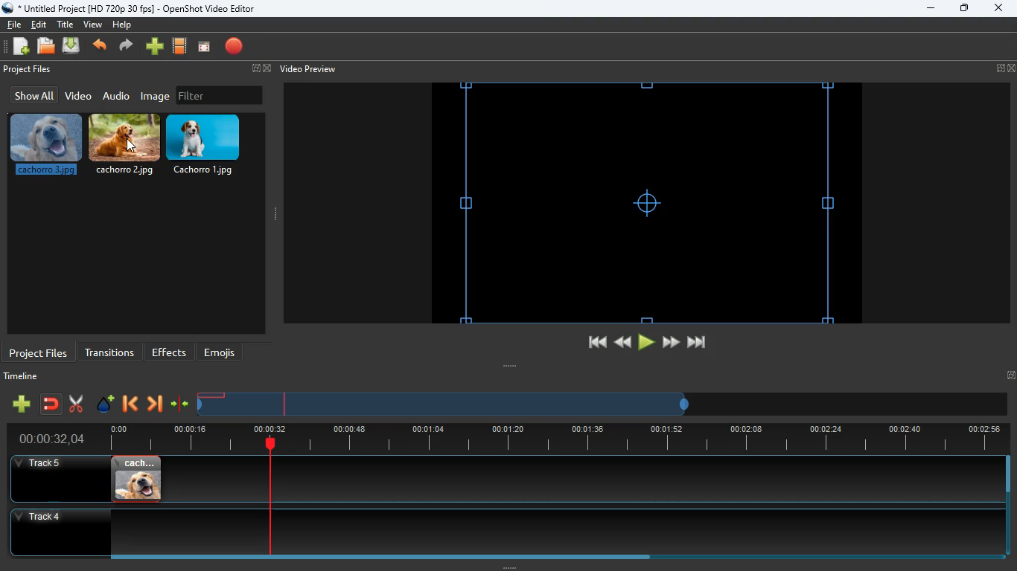  Describe the element at coordinates (307, 69) in the screenshot. I see `video preview` at that location.